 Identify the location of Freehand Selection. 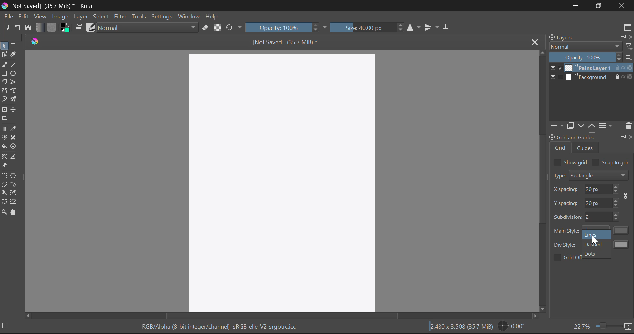
(14, 185).